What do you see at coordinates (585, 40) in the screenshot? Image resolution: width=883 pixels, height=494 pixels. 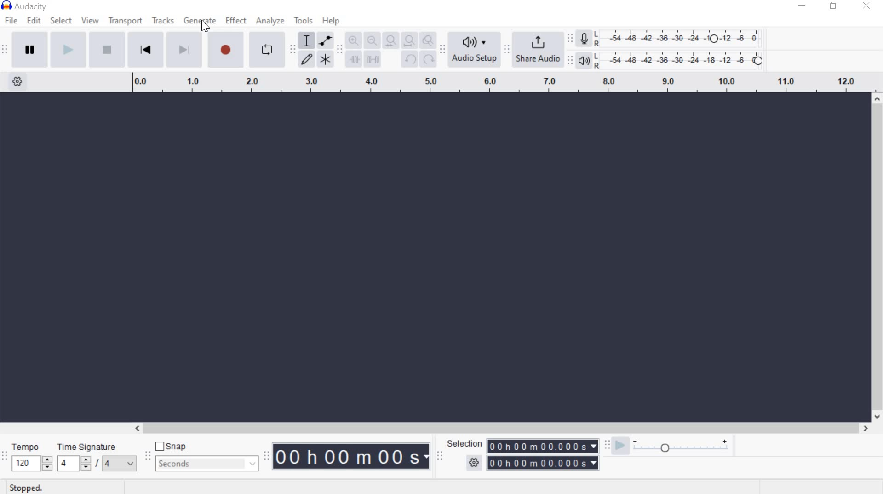 I see `Record Meter` at bounding box center [585, 40].